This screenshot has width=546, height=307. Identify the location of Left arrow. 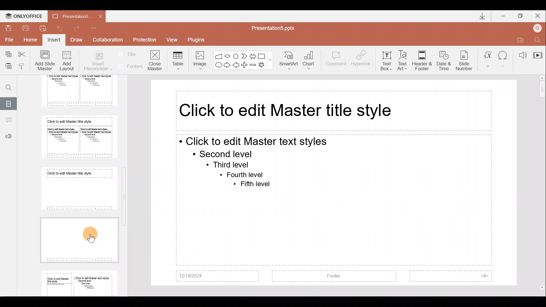
(236, 65).